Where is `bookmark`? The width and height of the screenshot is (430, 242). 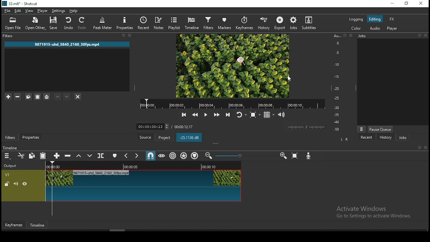
bookmark is located at coordinates (418, 148).